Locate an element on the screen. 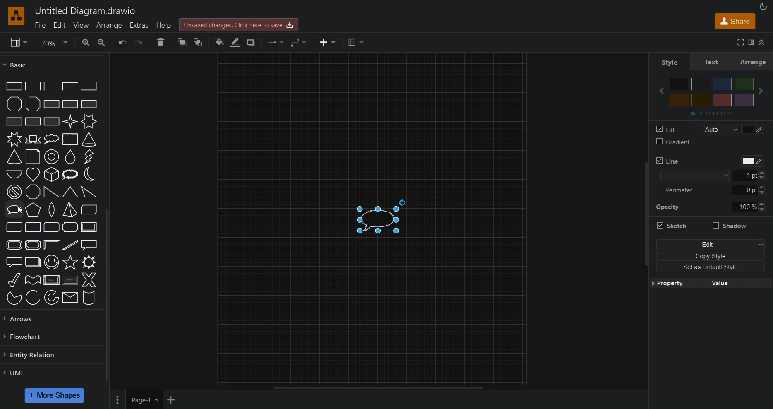  Pentagon is located at coordinates (33, 209).